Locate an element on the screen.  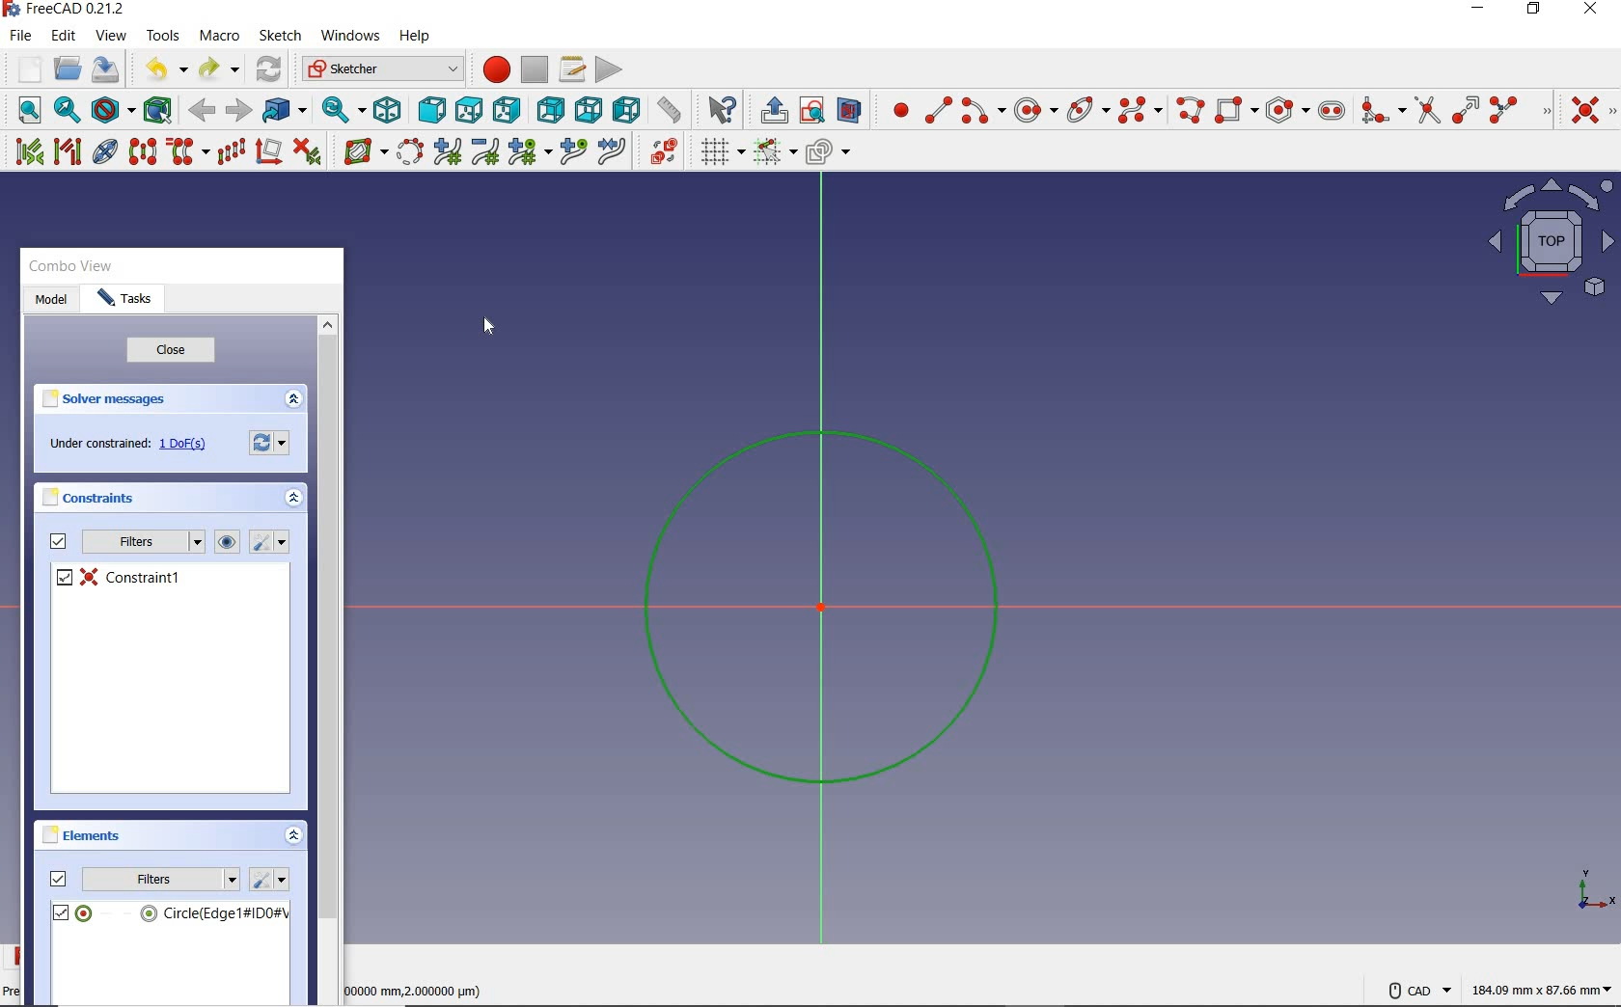
filters is located at coordinates (144, 879).